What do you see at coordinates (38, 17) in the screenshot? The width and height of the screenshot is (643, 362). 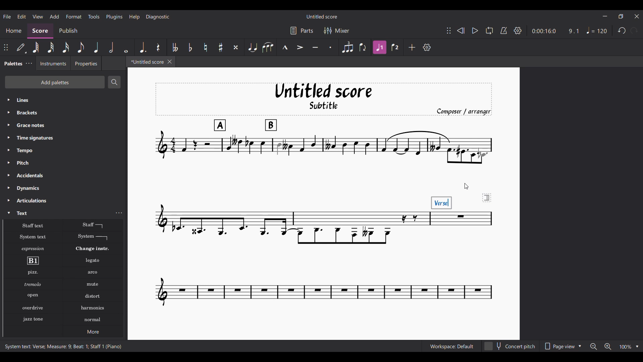 I see `View menu` at bounding box center [38, 17].